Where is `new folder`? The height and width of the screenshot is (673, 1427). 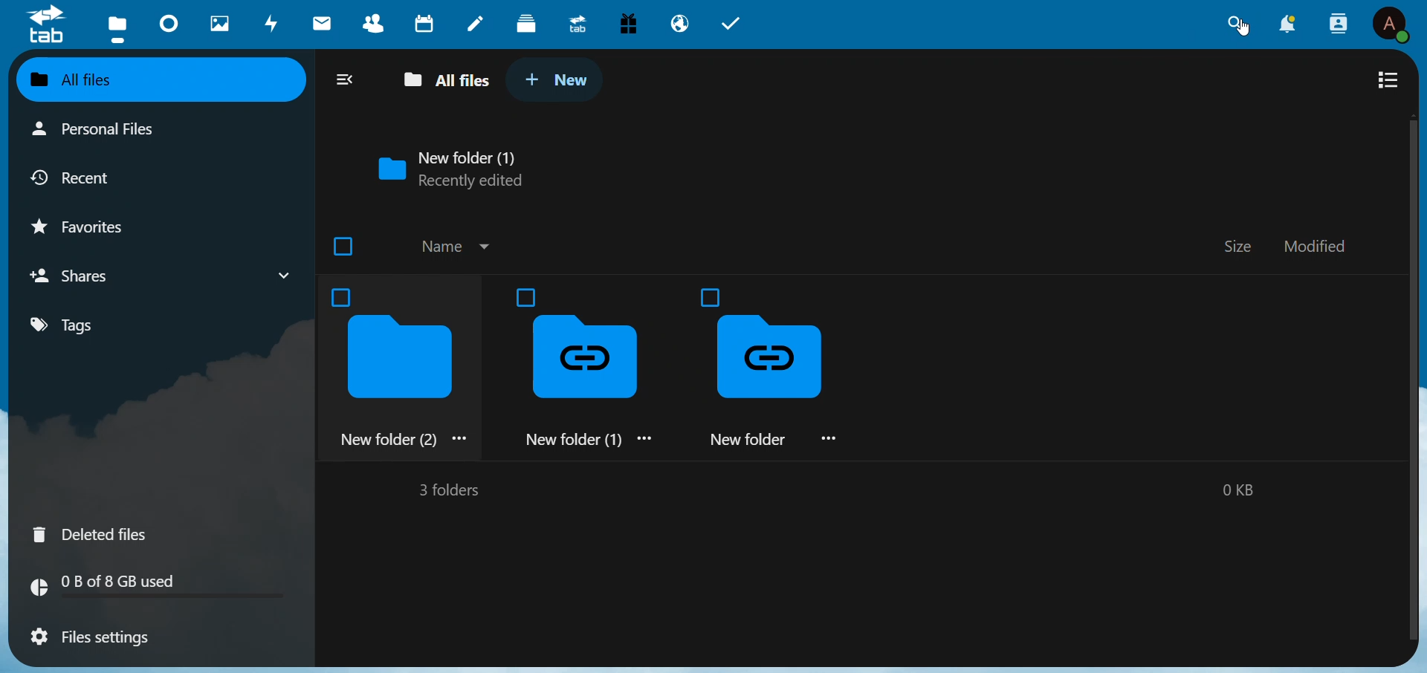 new folder is located at coordinates (766, 365).